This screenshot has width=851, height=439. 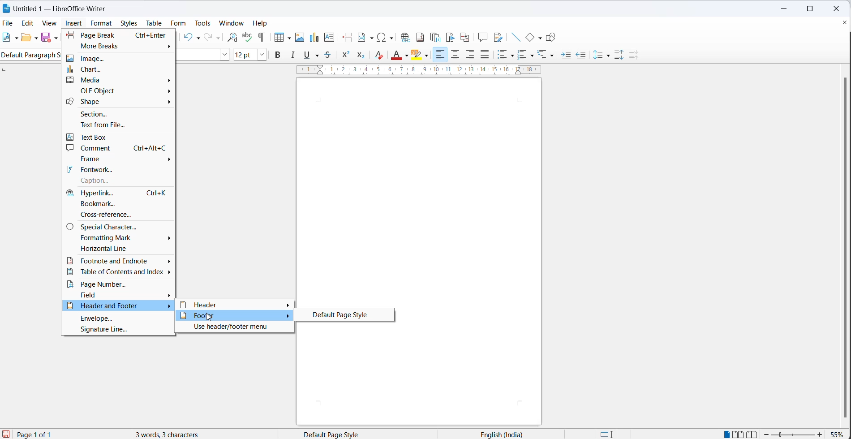 I want to click on undo options, so click(x=197, y=38).